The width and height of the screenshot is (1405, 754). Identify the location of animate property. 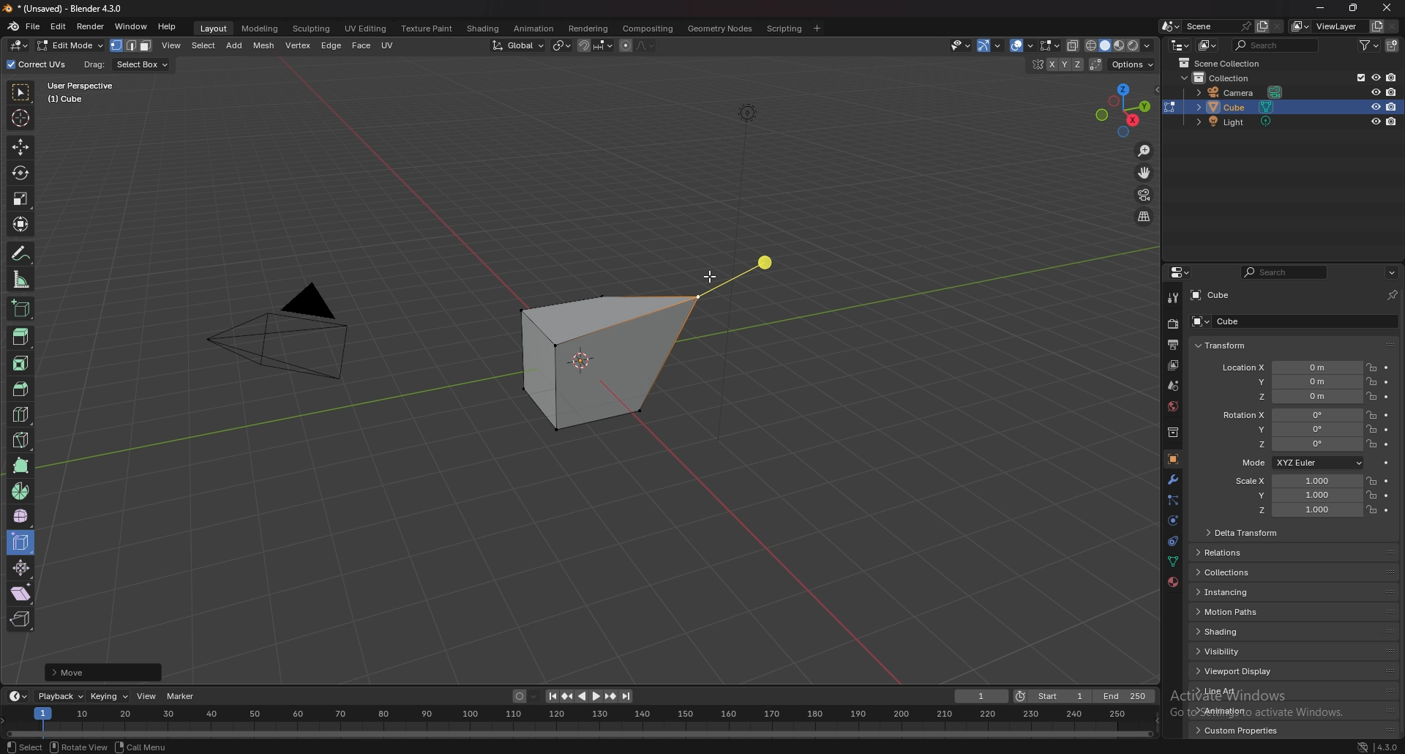
(1386, 481).